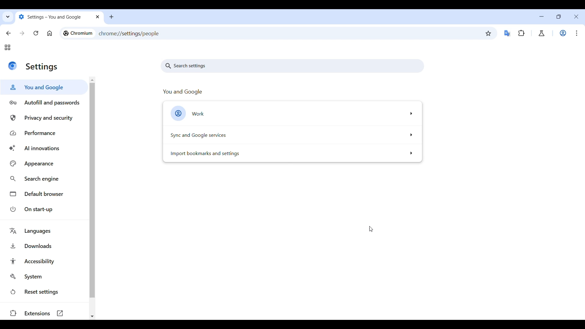 This screenshot has height=329, width=585. Describe the element at coordinates (292, 154) in the screenshot. I see `Import bookmarks and settings` at that location.